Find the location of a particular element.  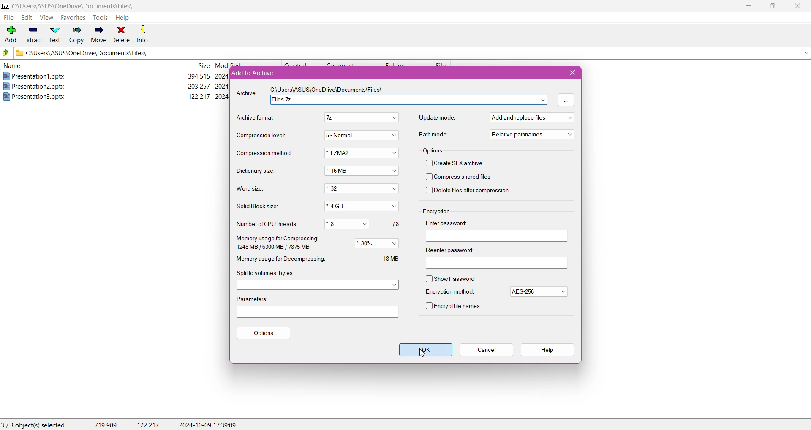

*16MB is located at coordinates (362, 171).